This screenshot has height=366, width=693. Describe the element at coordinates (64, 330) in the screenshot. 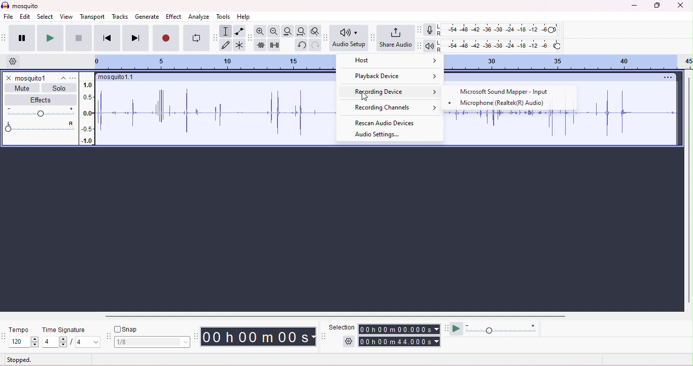

I see `time signature` at that location.